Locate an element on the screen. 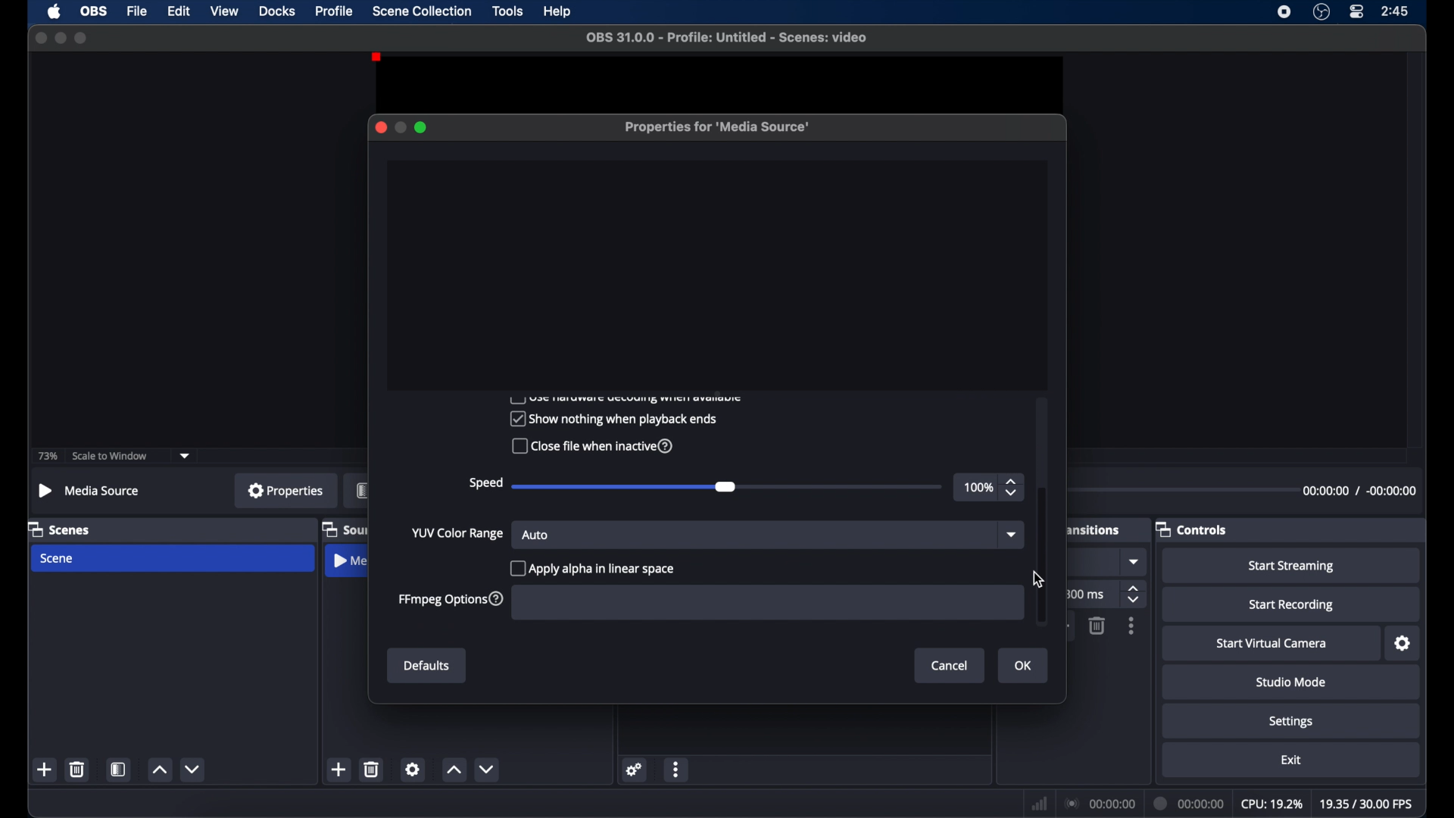  speed is located at coordinates (485, 483).